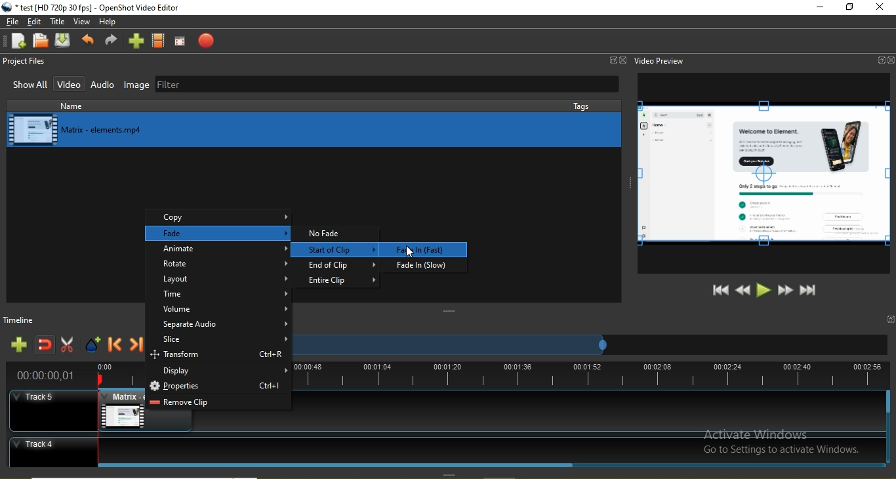 Image resolution: width=896 pixels, height=479 pixels. What do you see at coordinates (83, 22) in the screenshot?
I see `View ` at bounding box center [83, 22].